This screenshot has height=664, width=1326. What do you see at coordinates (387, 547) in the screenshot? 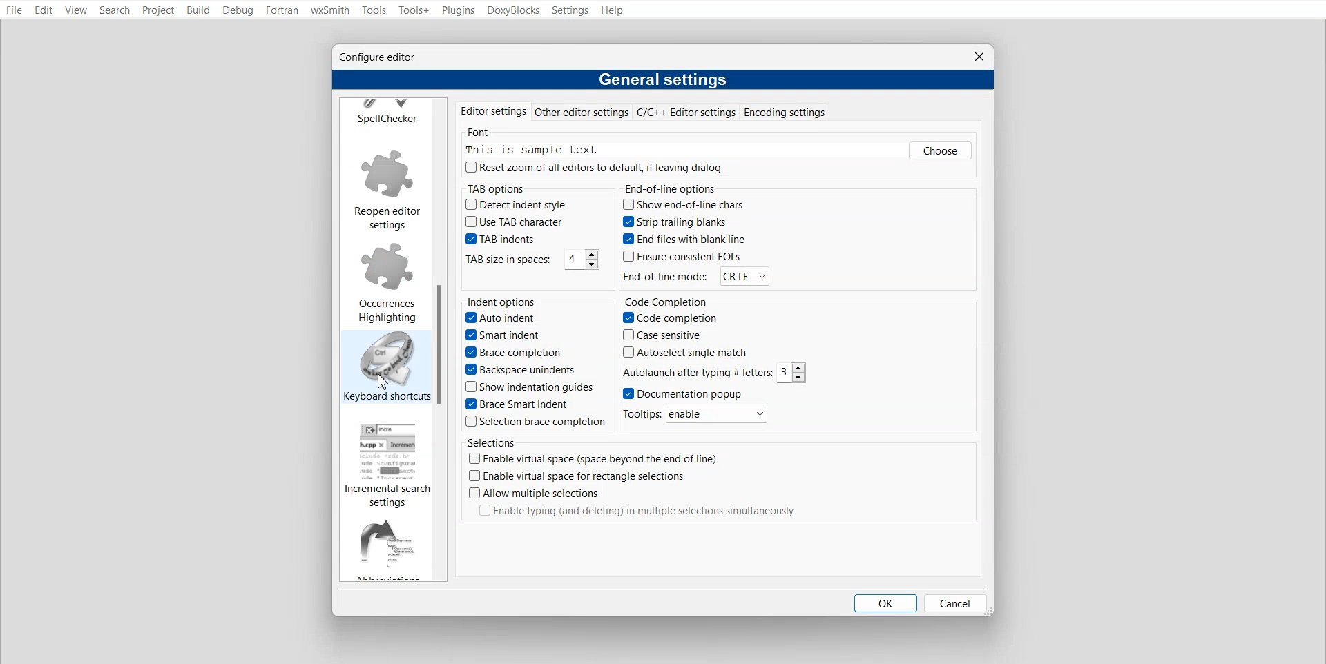
I see `Abbreviation` at bounding box center [387, 547].